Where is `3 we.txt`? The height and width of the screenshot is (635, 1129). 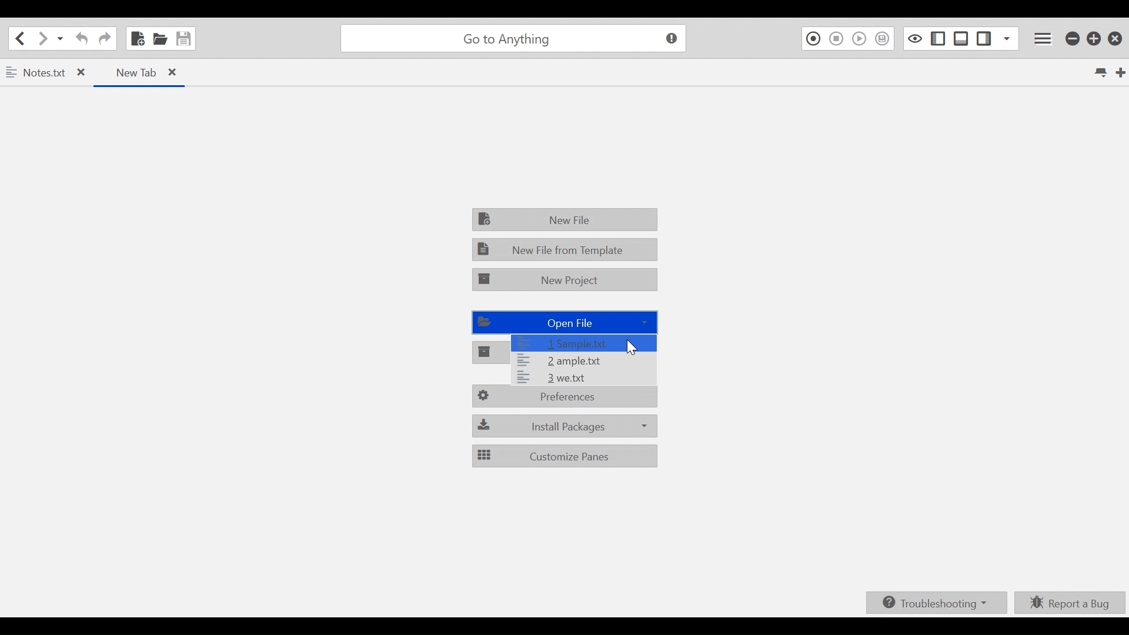 3 we.txt is located at coordinates (583, 378).